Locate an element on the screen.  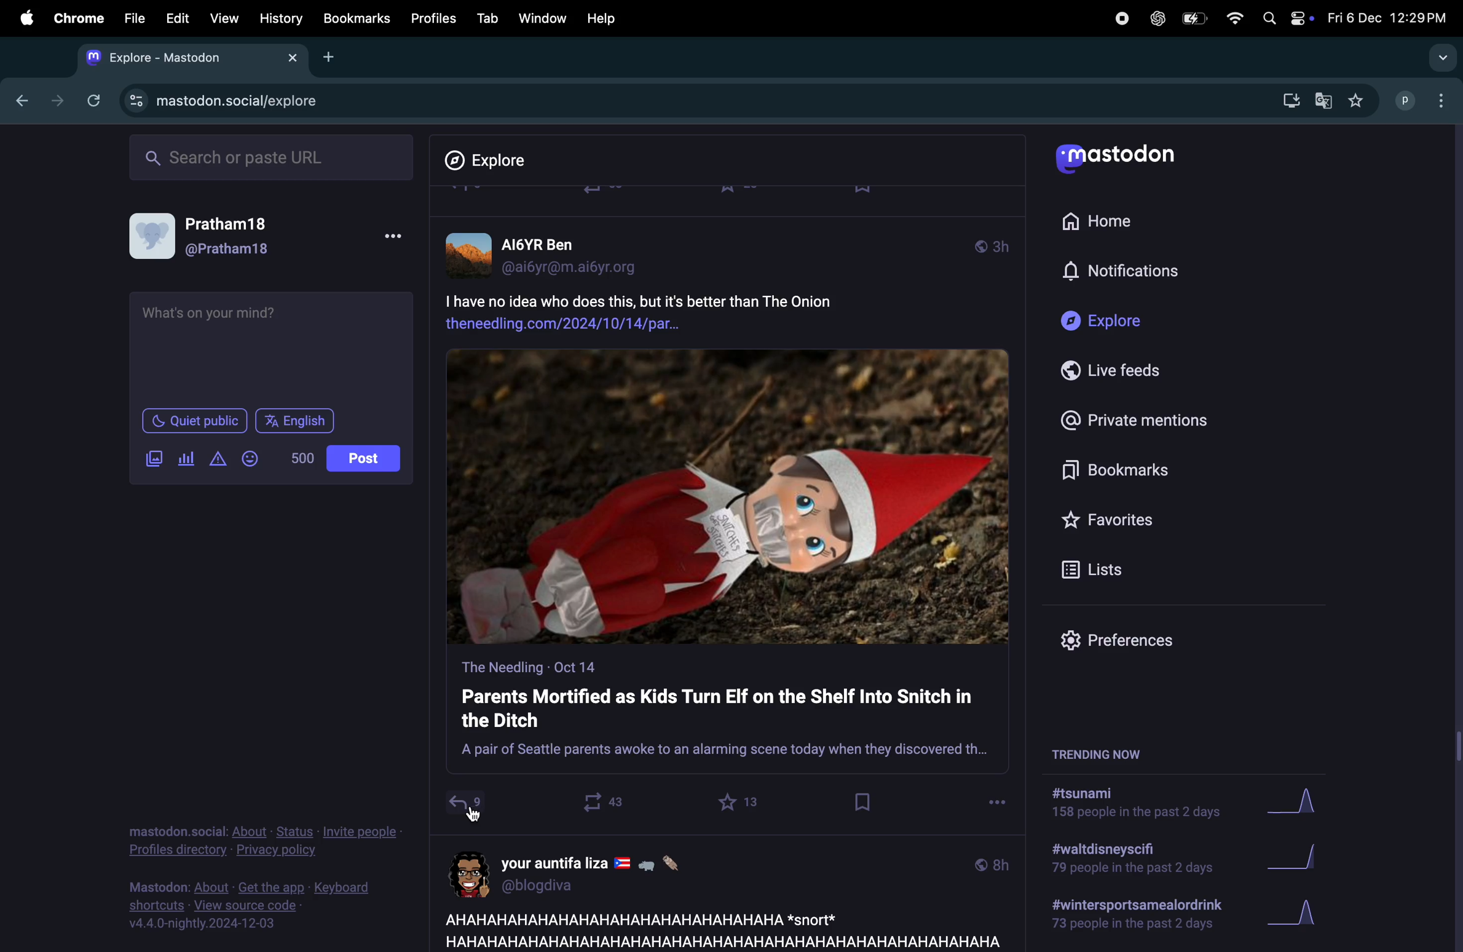
post is located at coordinates (718, 929).